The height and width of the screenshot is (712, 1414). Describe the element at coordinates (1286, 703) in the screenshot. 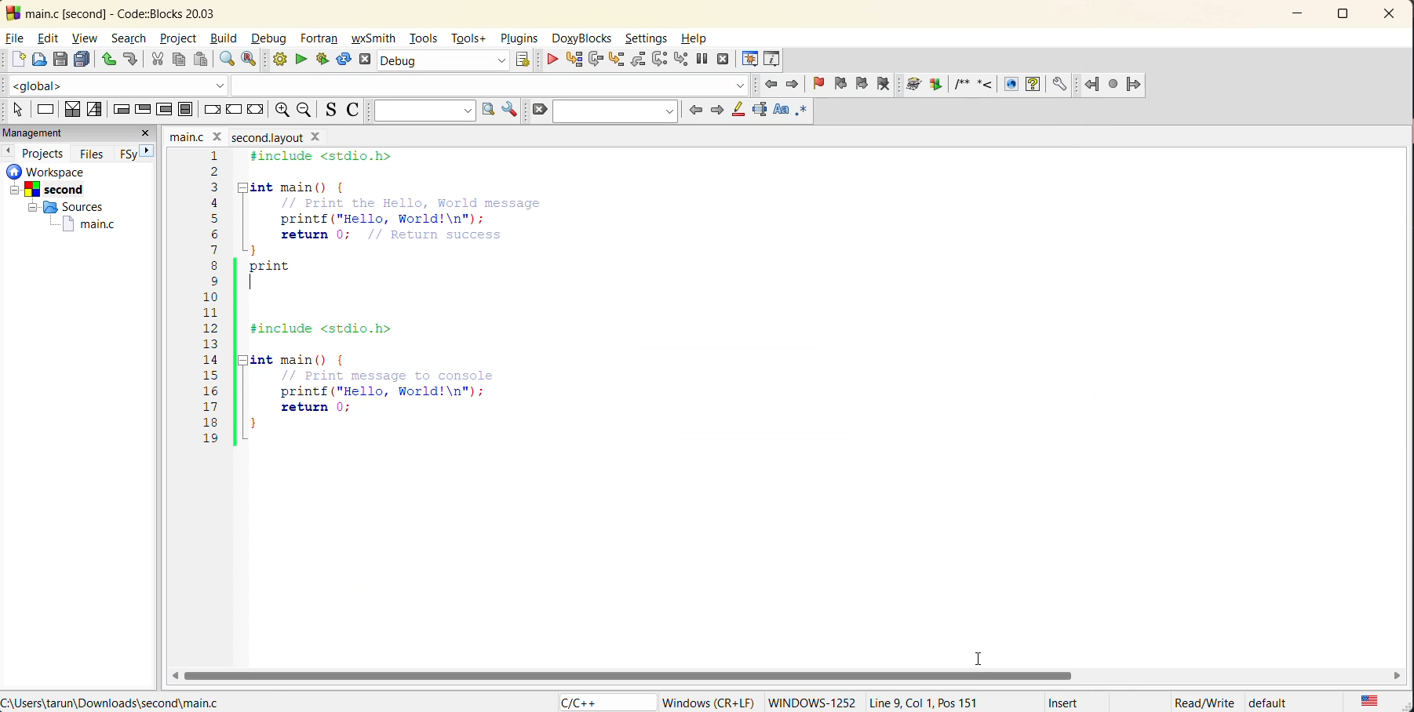

I see `default` at that location.